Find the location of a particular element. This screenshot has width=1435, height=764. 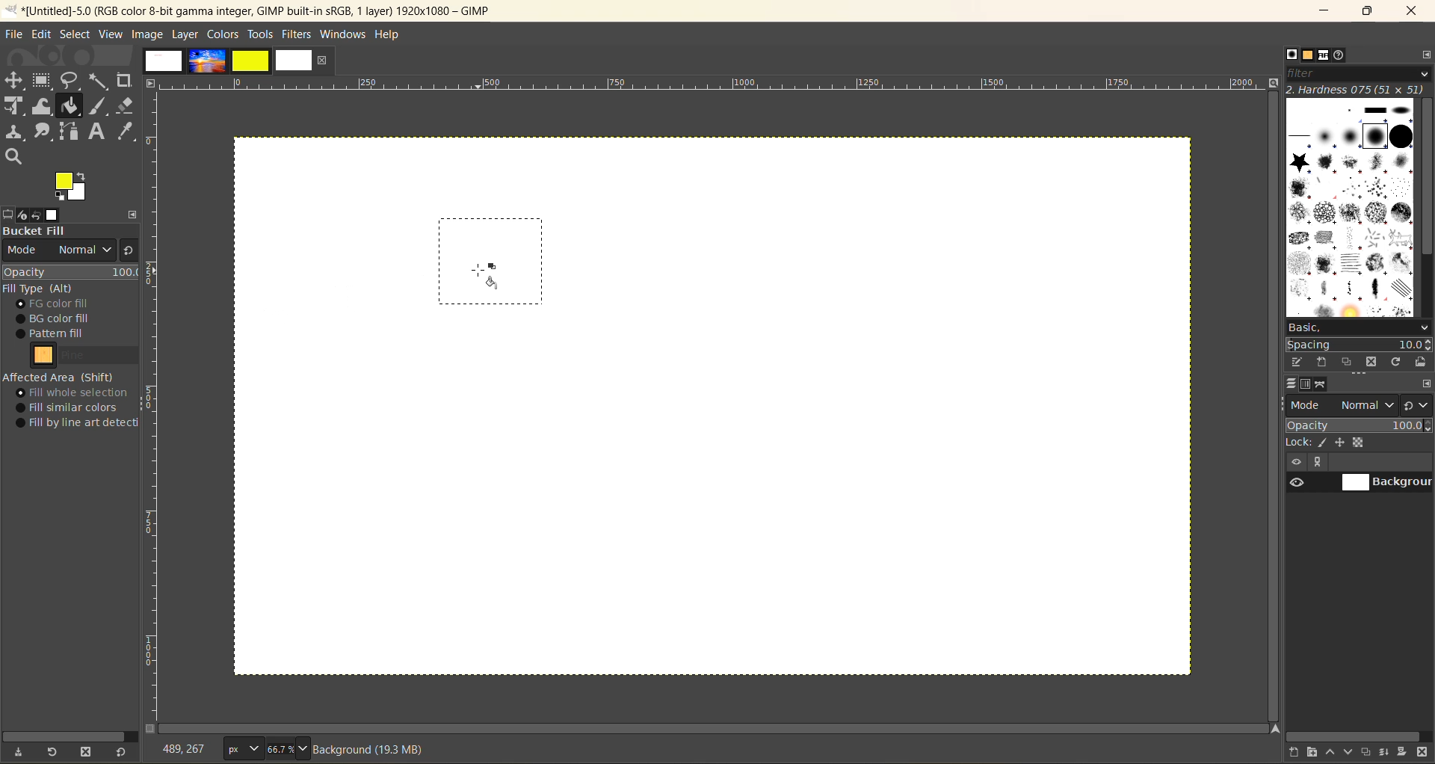

lock pixel, position, alpha is located at coordinates (1359, 444).